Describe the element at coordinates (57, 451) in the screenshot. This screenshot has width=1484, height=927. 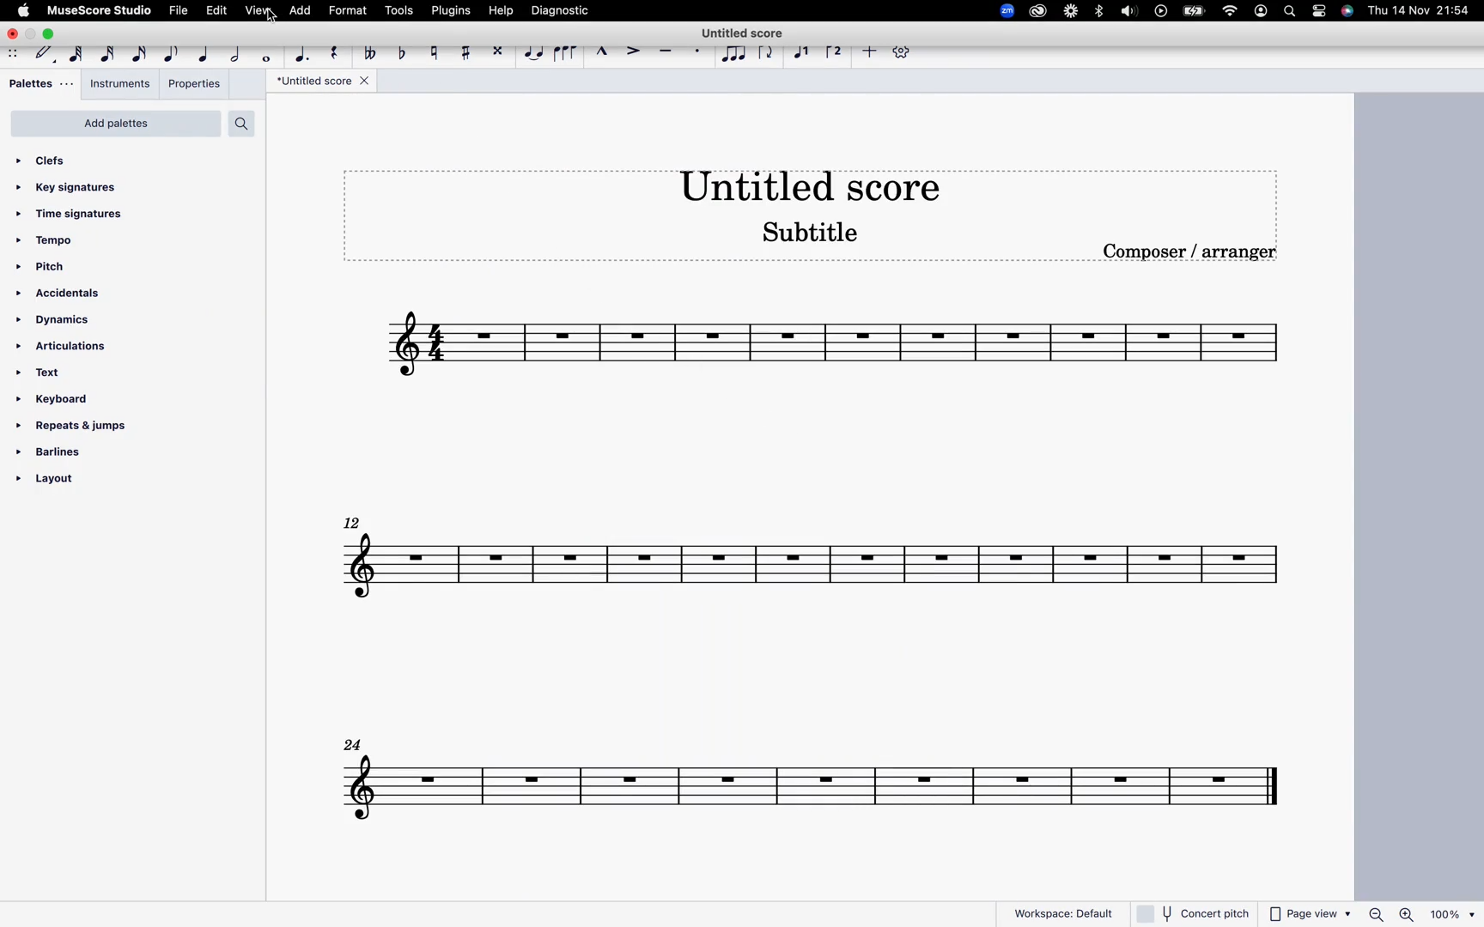
I see `barlines` at that location.